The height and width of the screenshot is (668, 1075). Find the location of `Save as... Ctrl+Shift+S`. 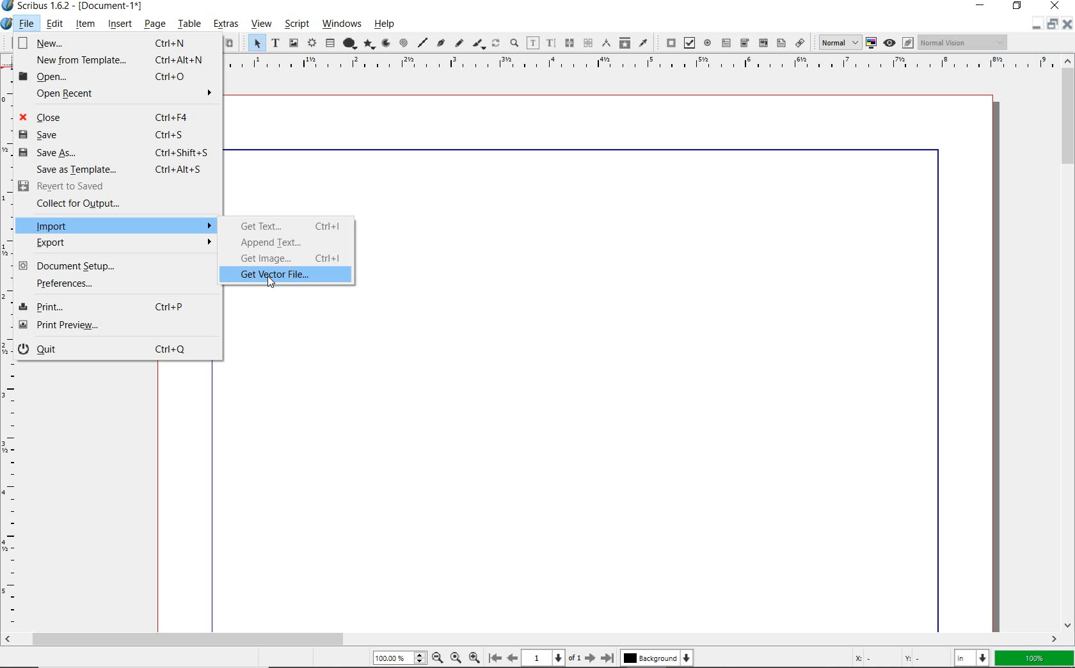

Save as... Ctrl+Shift+S is located at coordinates (116, 152).